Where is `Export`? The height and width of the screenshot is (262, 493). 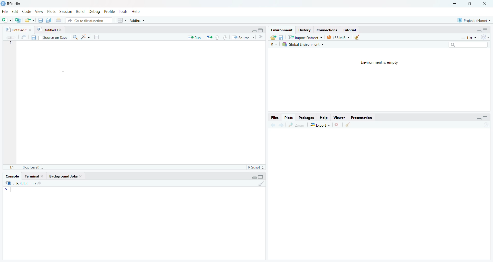 Export is located at coordinates (321, 124).